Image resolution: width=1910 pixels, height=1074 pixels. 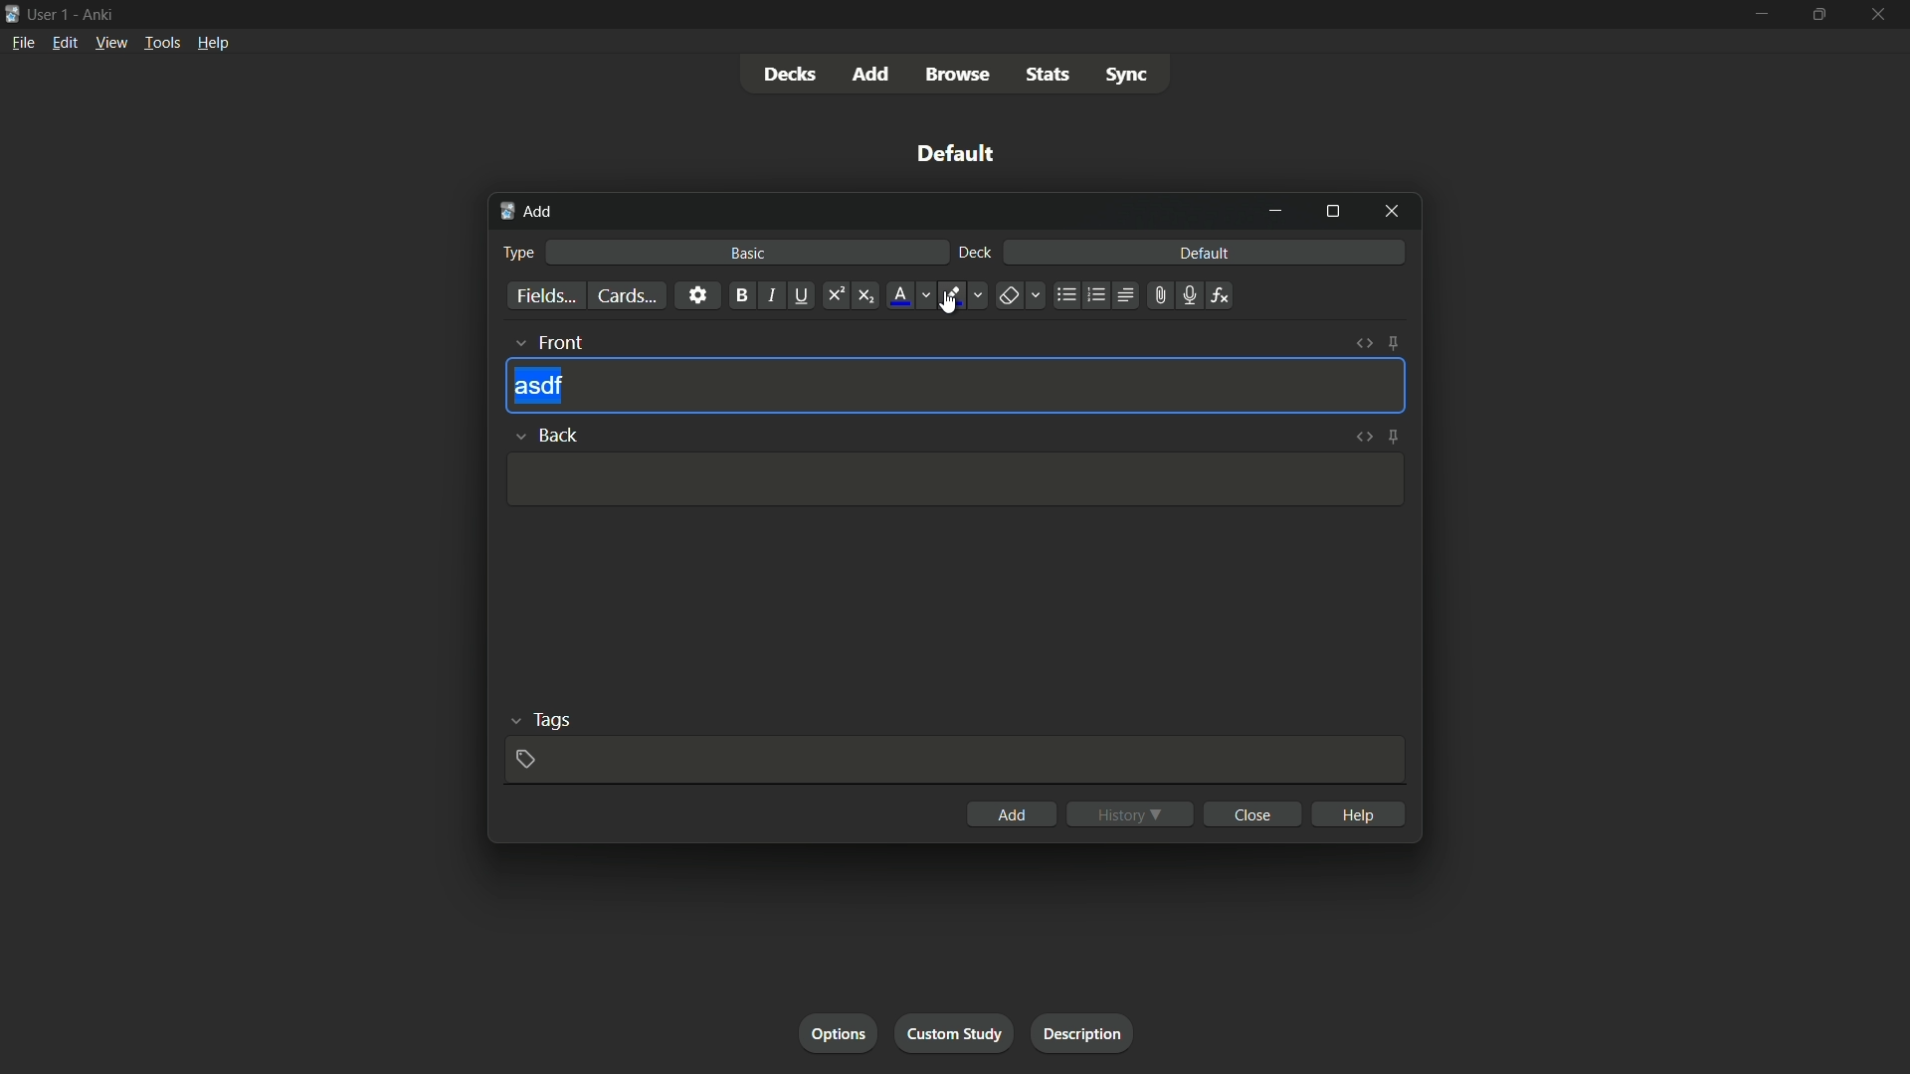 I want to click on sync, so click(x=1127, y=75).